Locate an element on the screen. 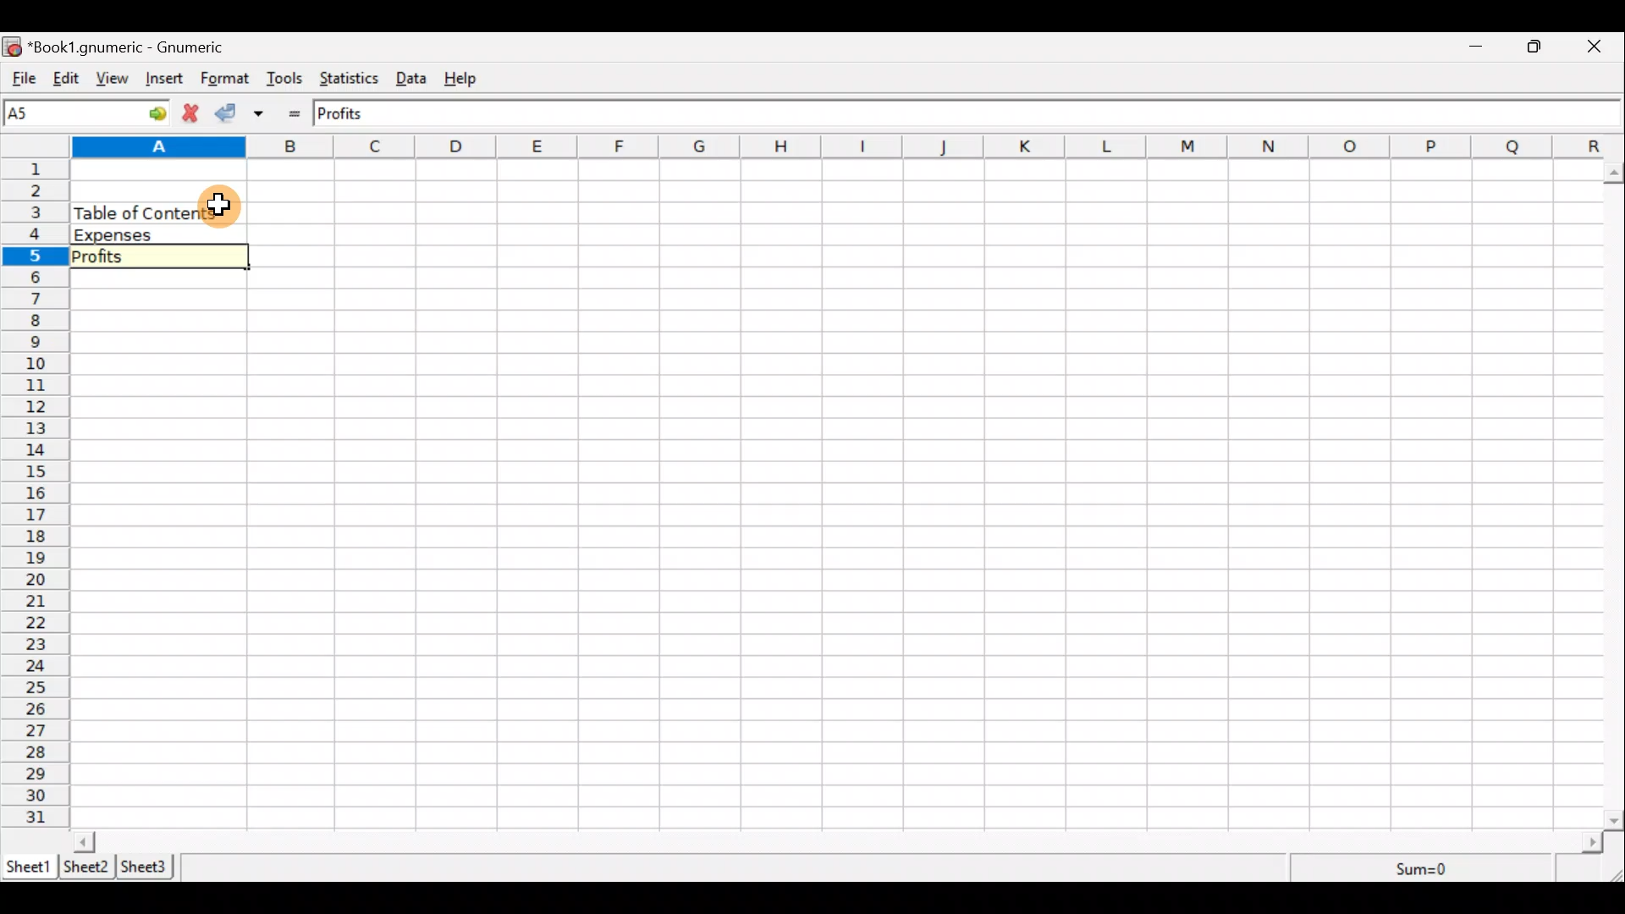 The image size is (1625, 914). Selected cell "Profits" is located at coordinates (157, 258).